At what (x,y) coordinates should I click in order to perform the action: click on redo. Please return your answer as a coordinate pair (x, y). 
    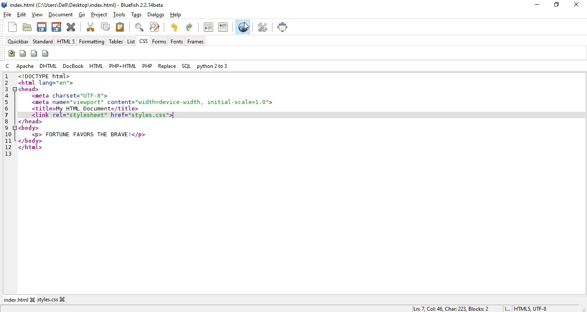
    Looking at the image, I should click on (174, 27).